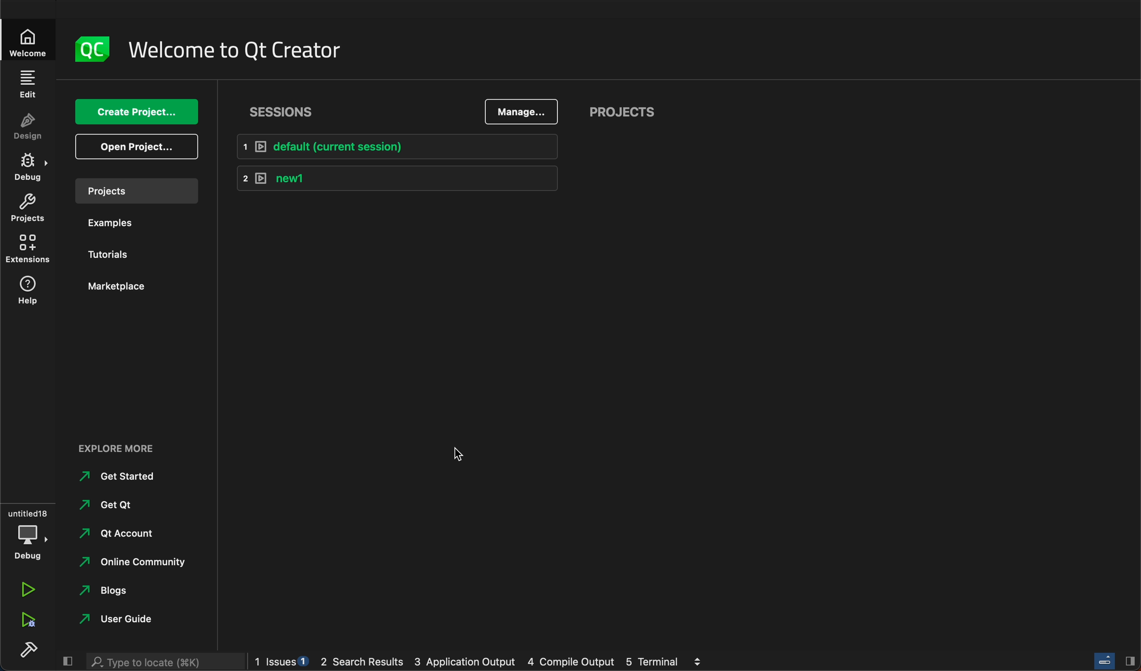  I want to click on design, so click(30, 126).